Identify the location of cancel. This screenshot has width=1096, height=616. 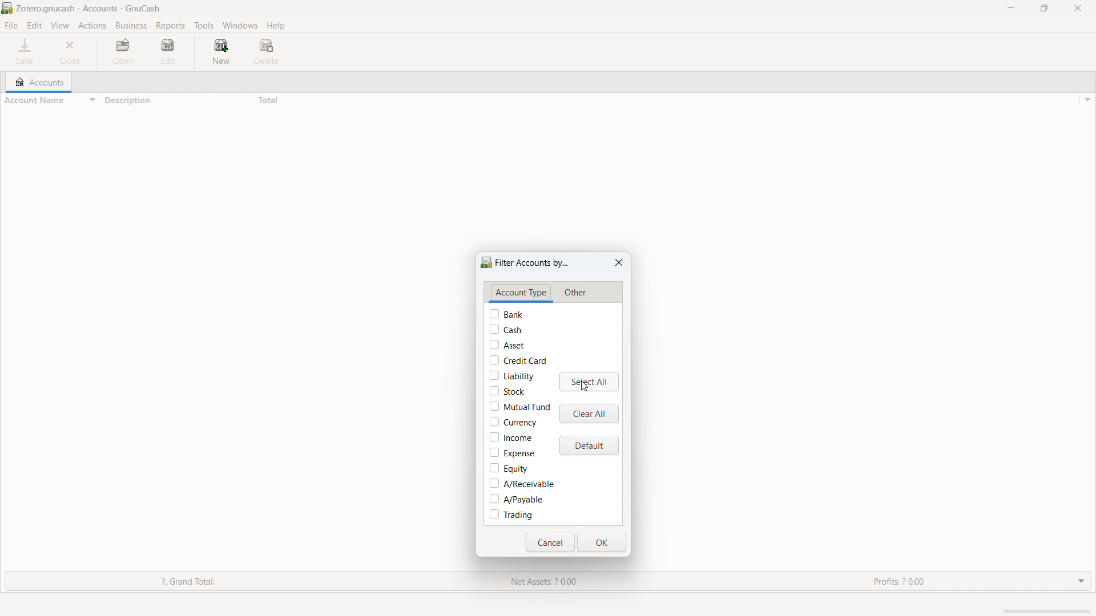
(550, 542).